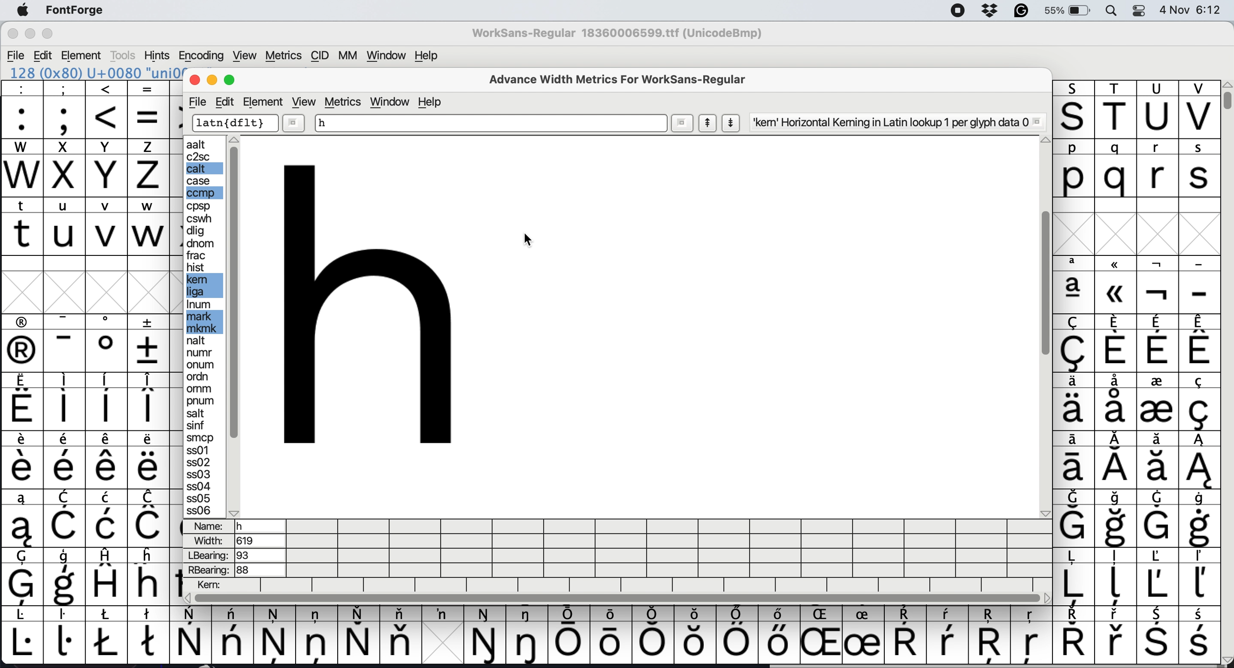  What do you see at coordinates (23, 10) in the screenshot?
I see `system logo` at bounding box center [23, 10].